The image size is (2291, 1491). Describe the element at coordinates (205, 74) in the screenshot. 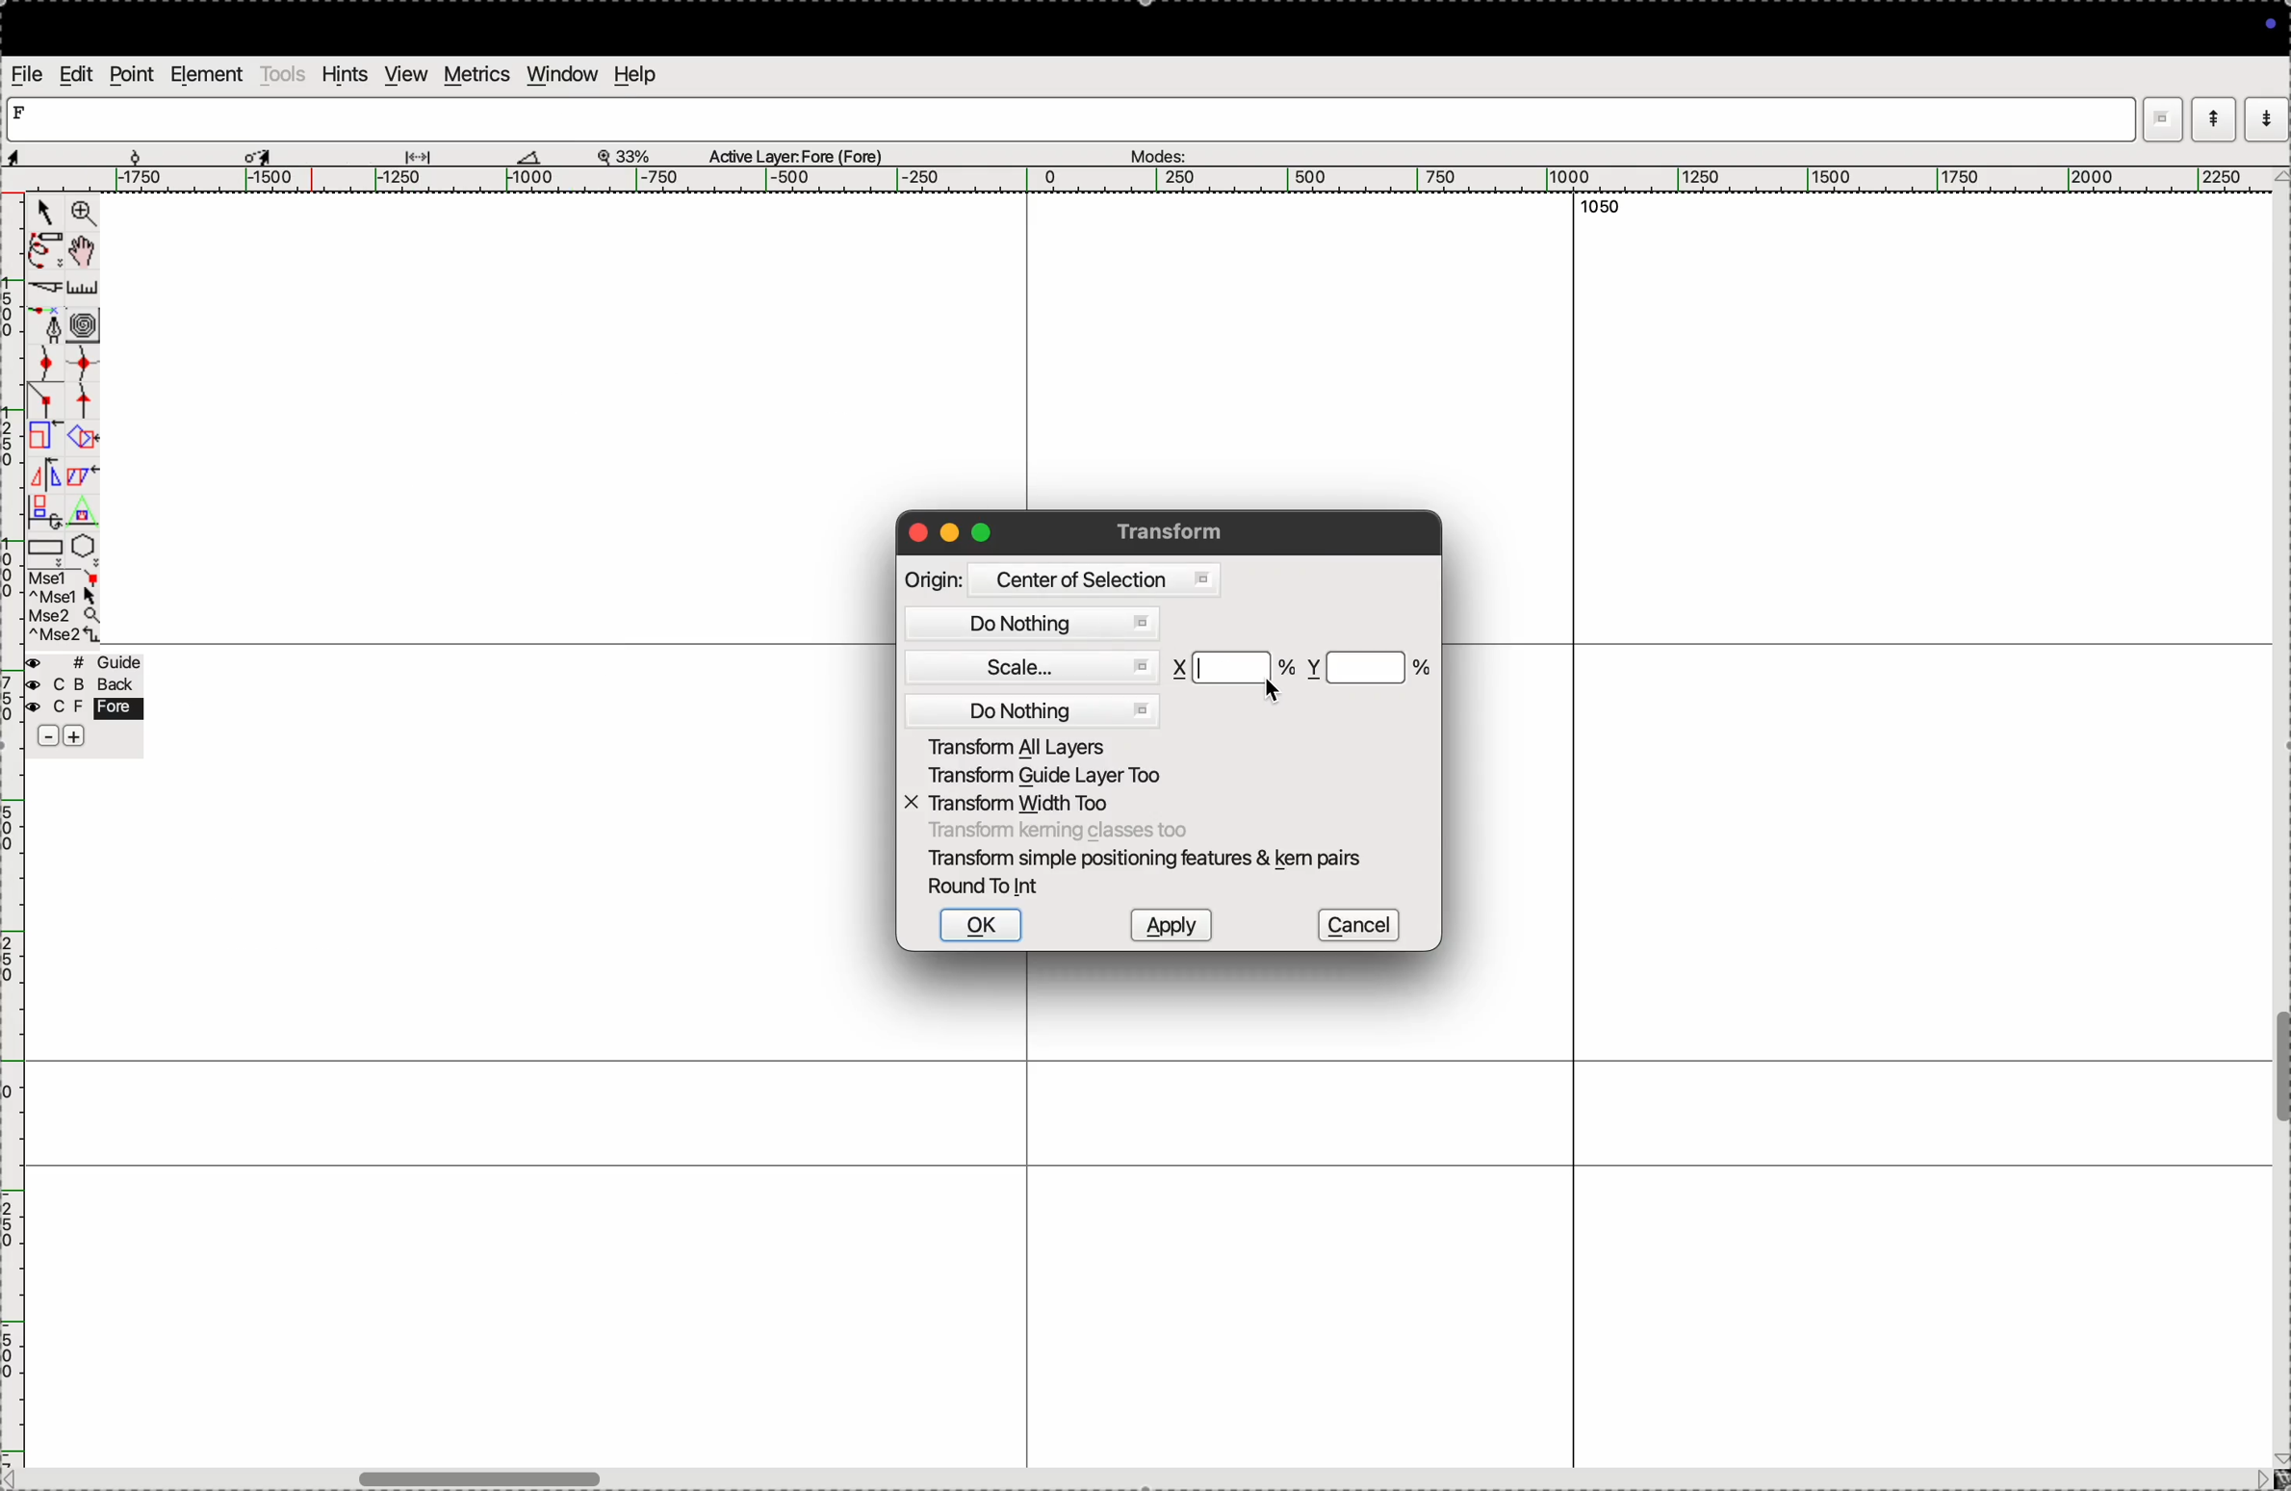

I see `element` at that location.